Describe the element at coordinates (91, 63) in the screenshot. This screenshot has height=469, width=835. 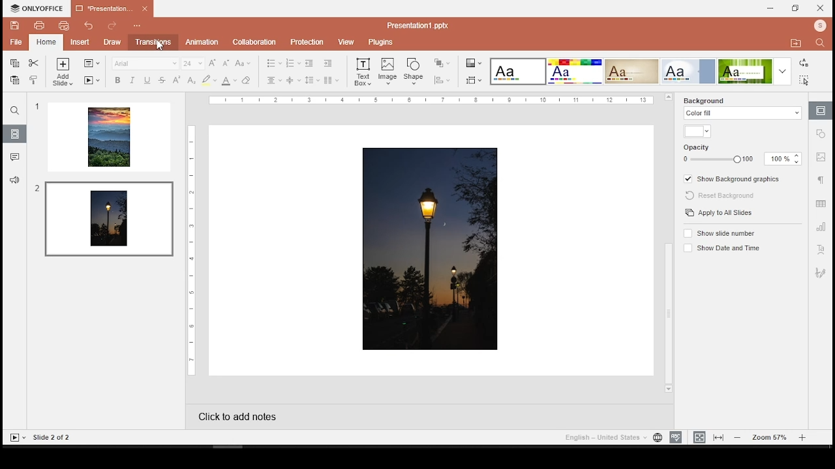
I see `change slide layout` at that location.